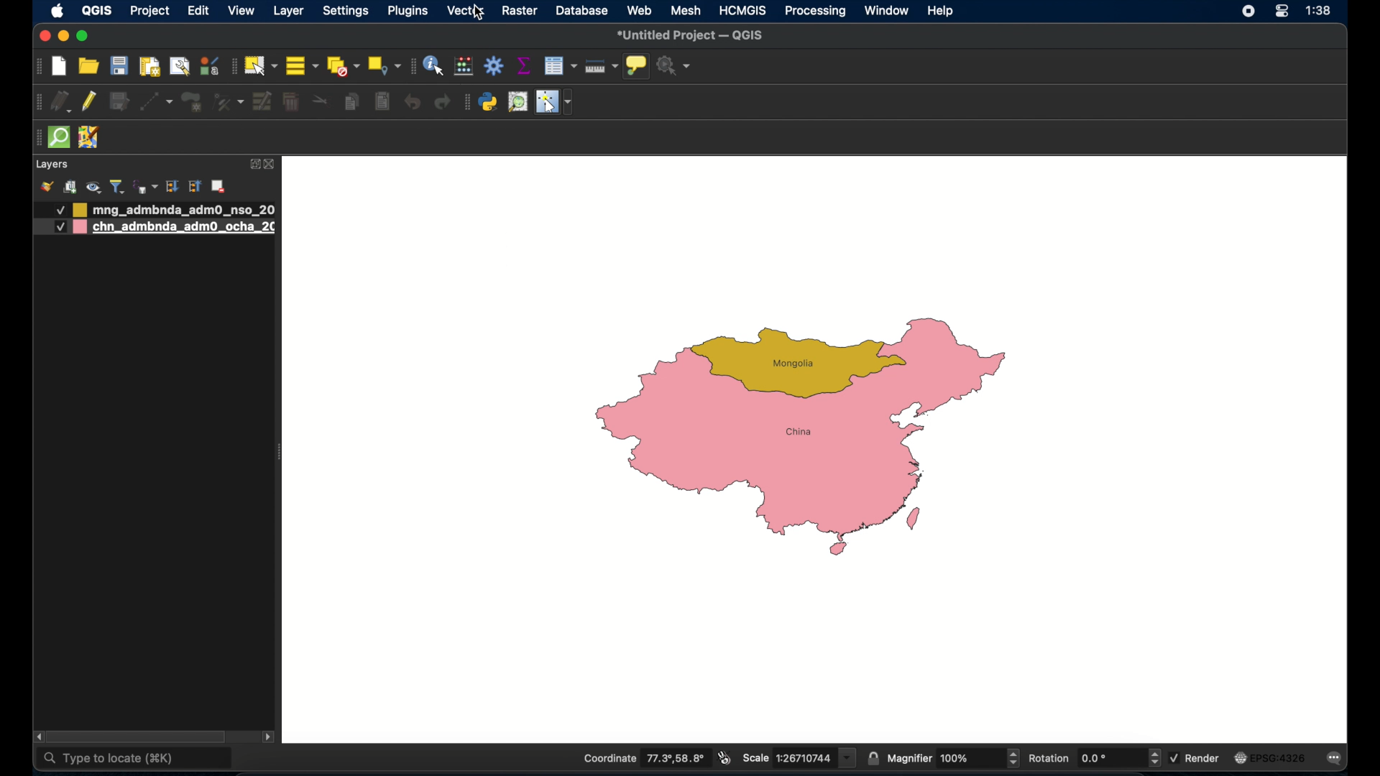  What do you see at coordinates (1095, 758) in the screenshot?
I see `rotation` at bounding box center [1095, 758].